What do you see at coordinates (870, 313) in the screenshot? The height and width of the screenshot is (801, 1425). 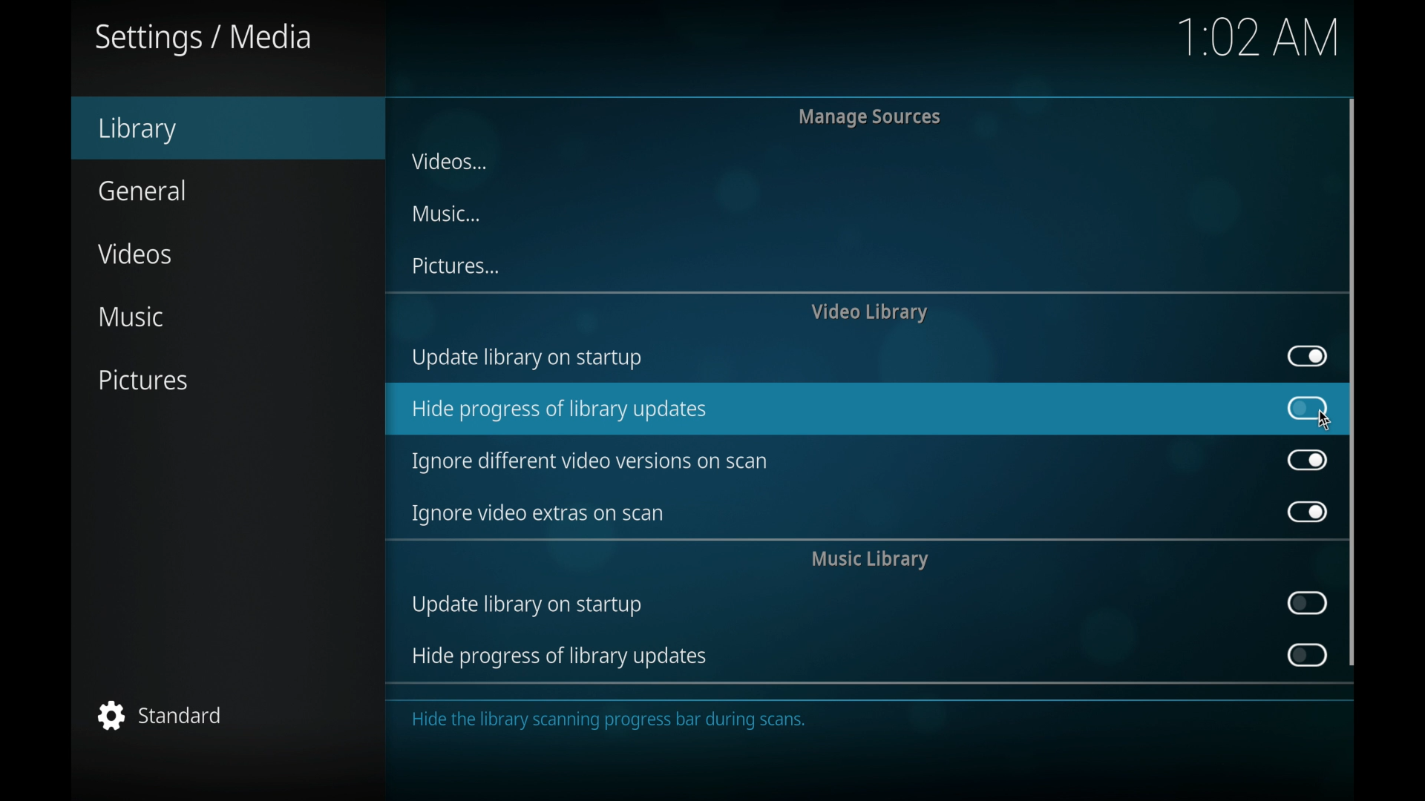 I see `video library` at bounding box center [870, 313].